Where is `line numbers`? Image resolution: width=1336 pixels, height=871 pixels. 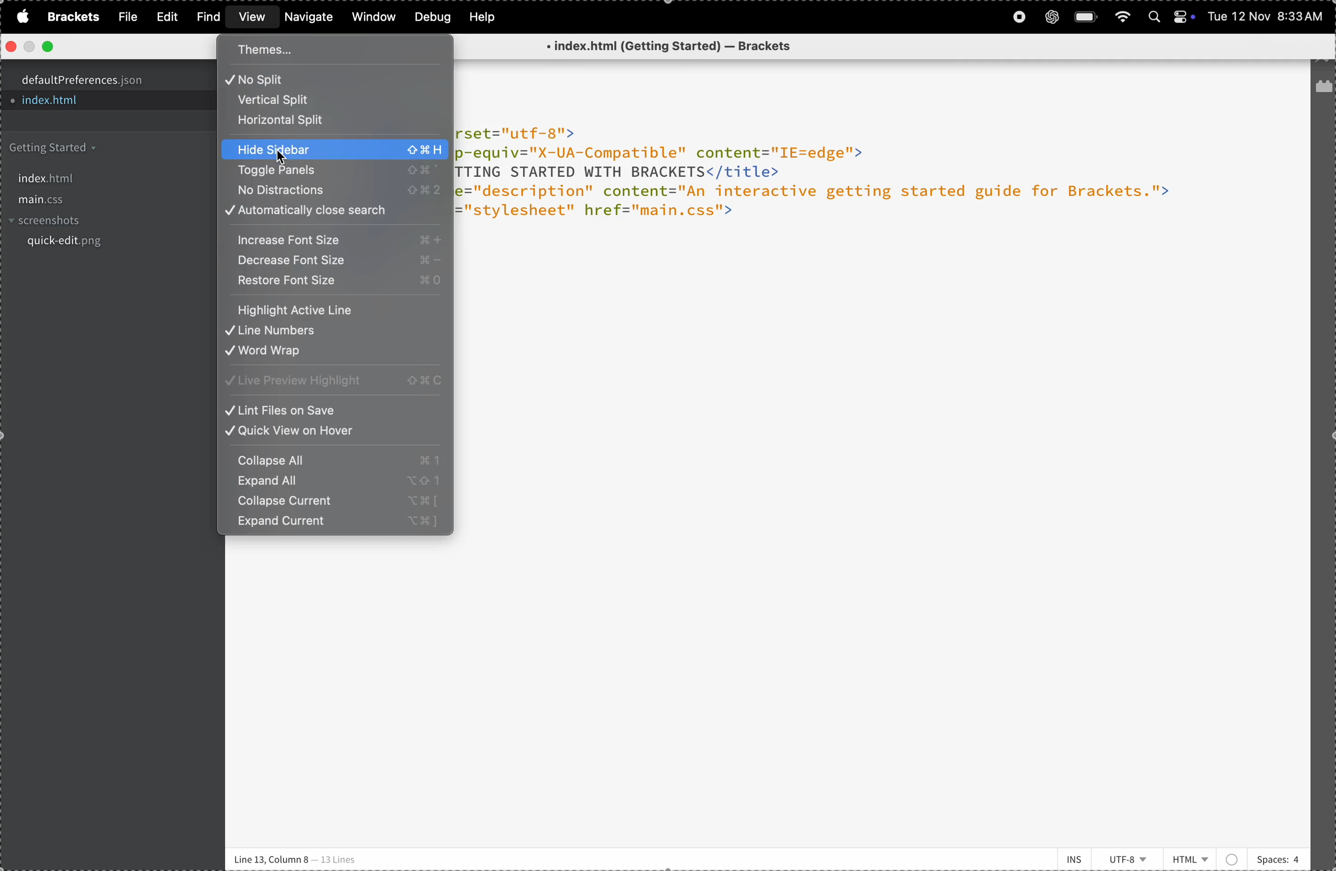 line numbers is located at coordinates (336, 332).